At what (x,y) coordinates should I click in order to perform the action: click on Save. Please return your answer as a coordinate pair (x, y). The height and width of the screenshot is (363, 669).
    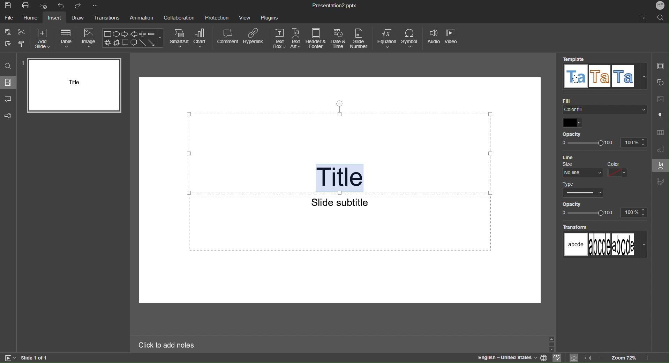
    Looking at the image, I should click on (9, 6).